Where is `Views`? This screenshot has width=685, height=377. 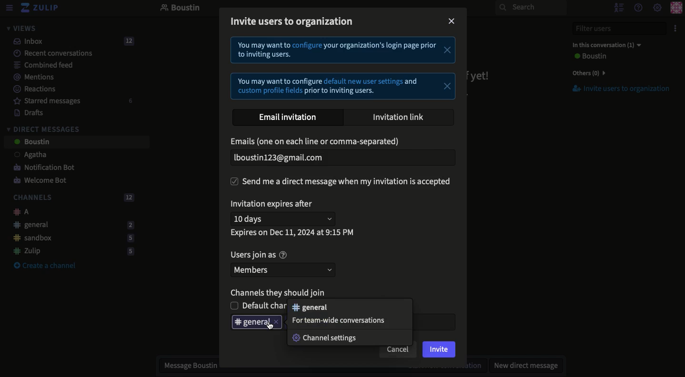
Views is located at coordinates (21, 28).